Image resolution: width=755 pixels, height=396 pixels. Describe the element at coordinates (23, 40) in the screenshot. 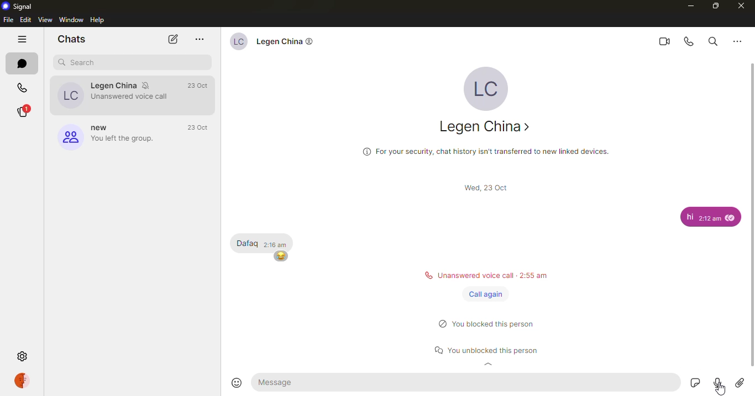

I see `hide tabs` at that location.